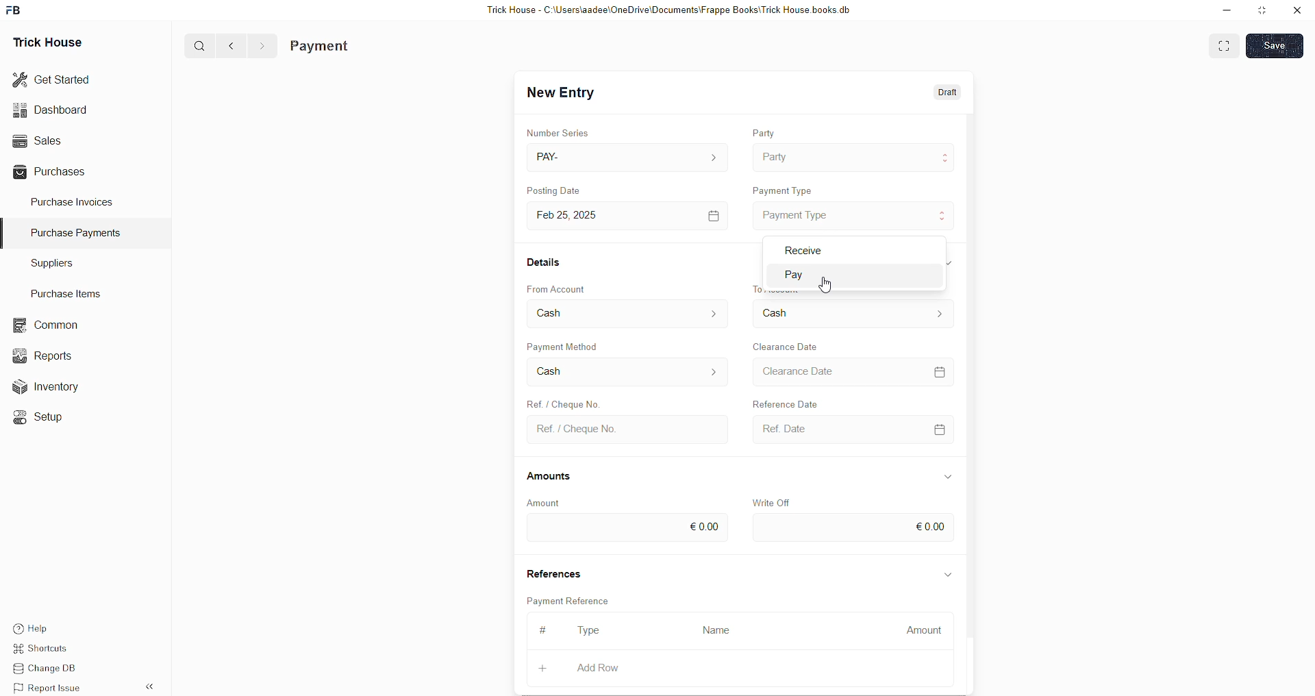 Image resolution: width=1315 pixels, height=696 pixels. I want to click on Ref. / Cheque No., so click(577, 428).